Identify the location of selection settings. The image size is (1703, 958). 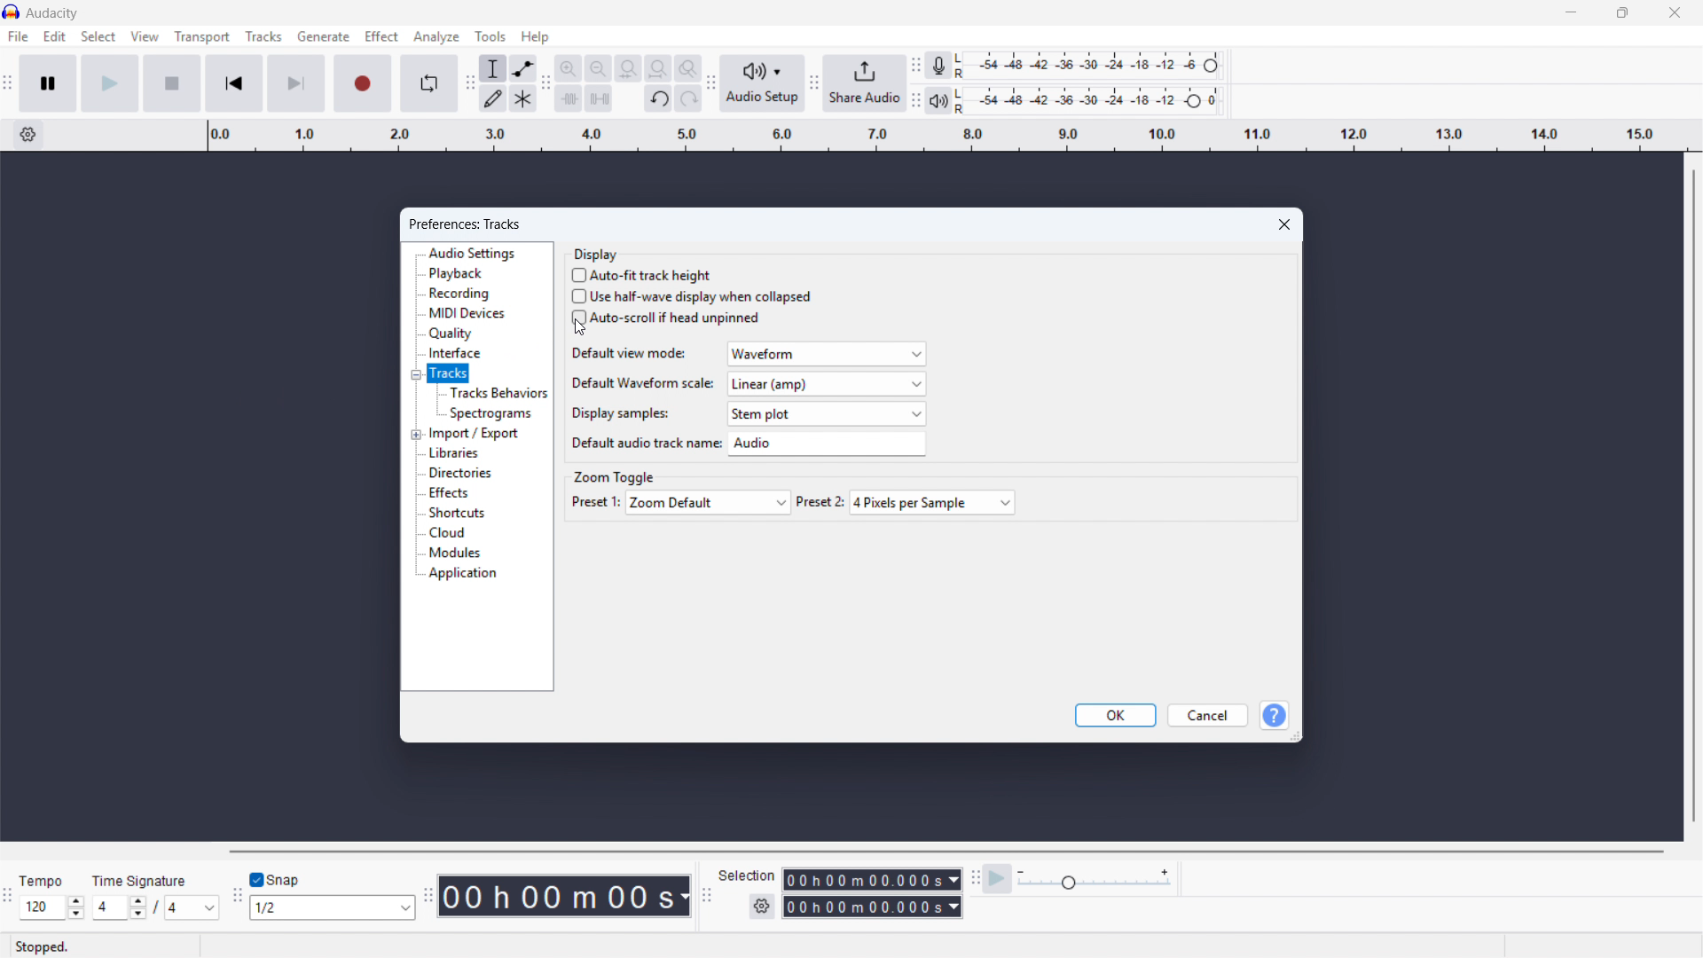
(763, 907).